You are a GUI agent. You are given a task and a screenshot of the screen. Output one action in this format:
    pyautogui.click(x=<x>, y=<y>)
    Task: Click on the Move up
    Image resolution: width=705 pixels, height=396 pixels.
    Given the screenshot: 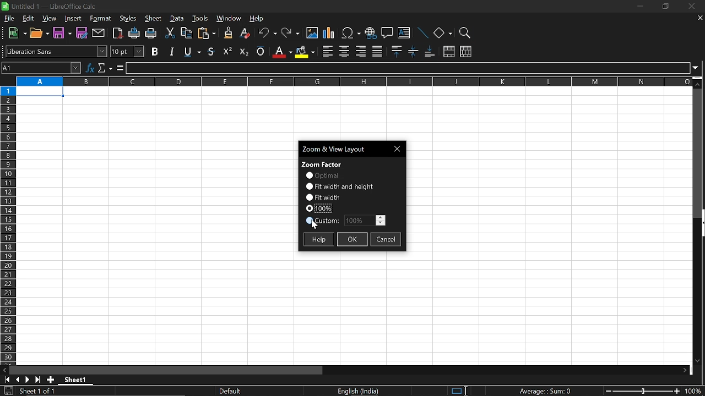 What is the action you would take?
    pyautogui.click(x=698, y=84)
    